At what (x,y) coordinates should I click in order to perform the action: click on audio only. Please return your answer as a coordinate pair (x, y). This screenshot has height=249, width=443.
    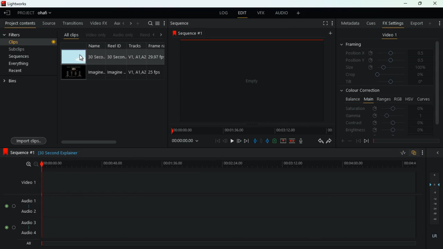
    Looking at the image, I should click on (123, 35).